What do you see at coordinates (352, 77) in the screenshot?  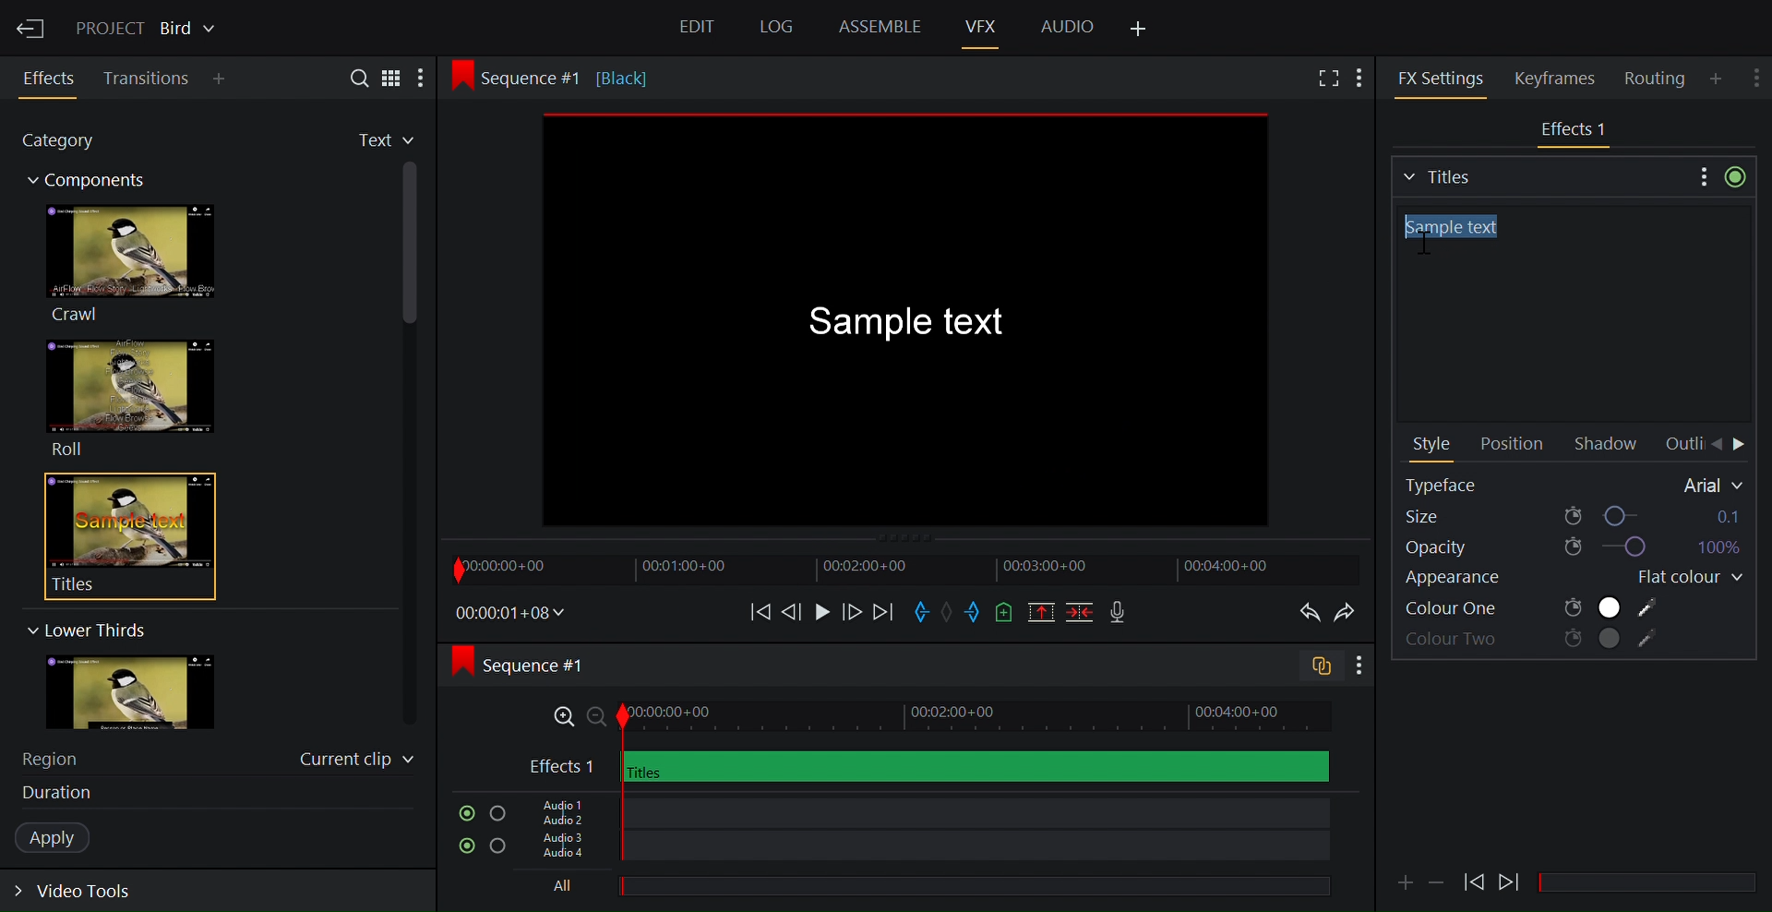 I see `Search` at bounding box center [352, 77].